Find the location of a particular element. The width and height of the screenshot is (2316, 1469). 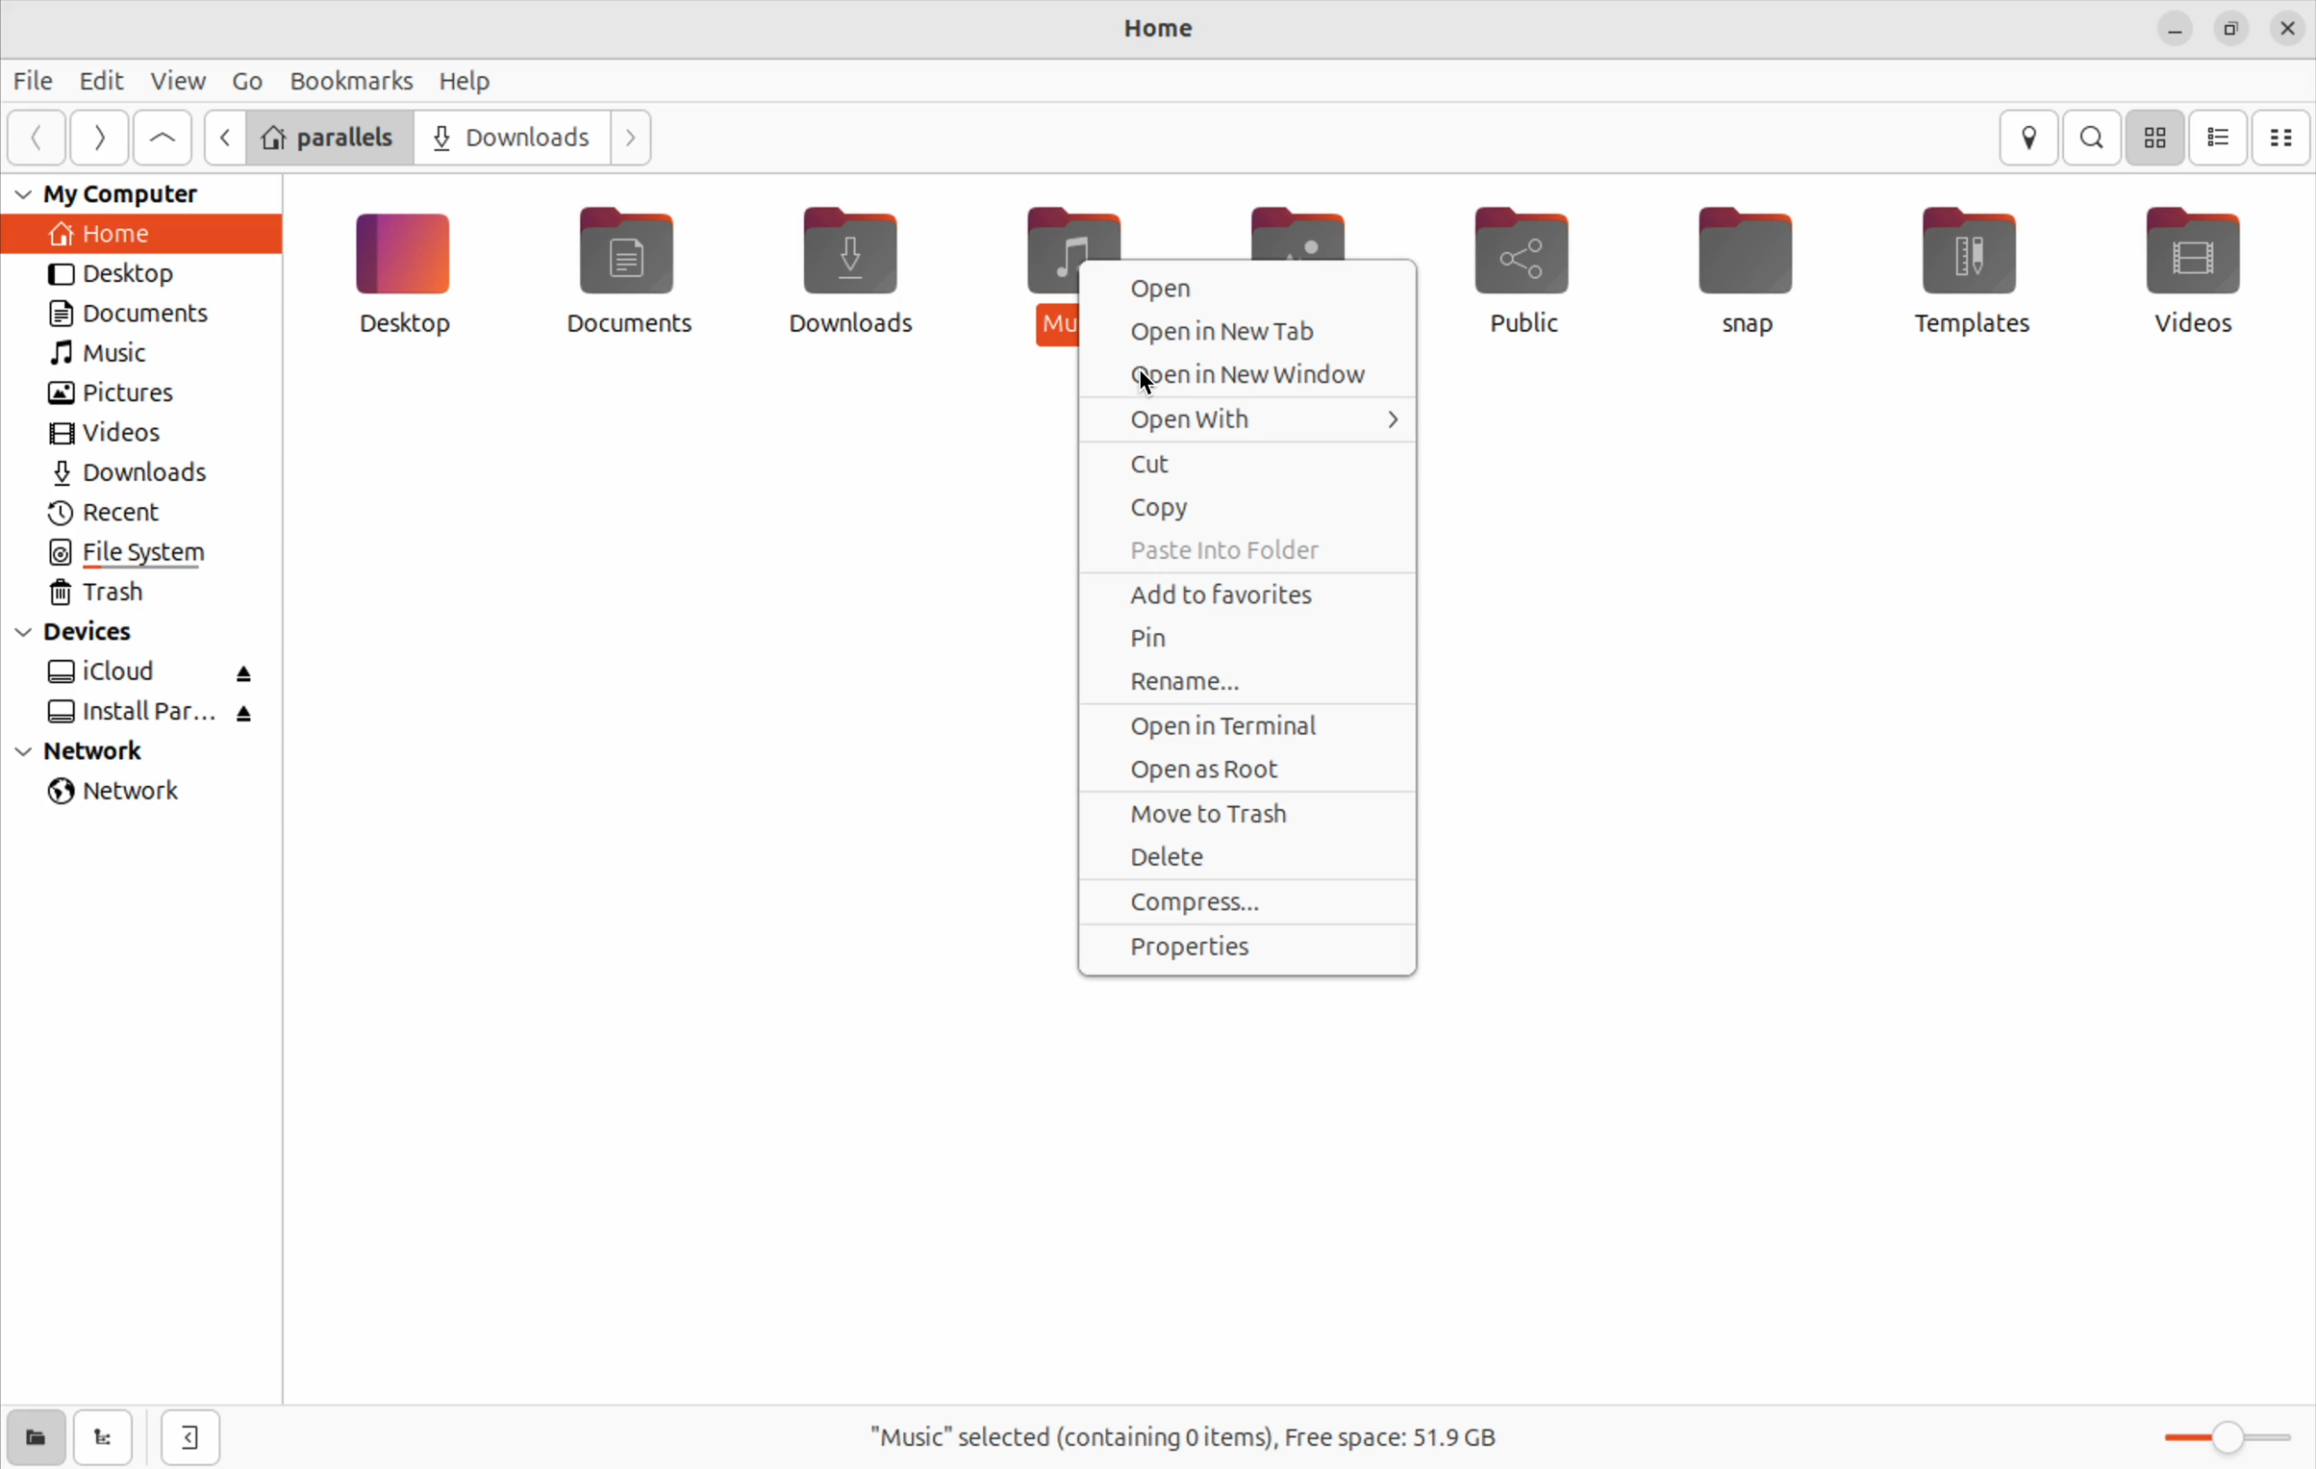

desktop is located at coordinates (139, 277).